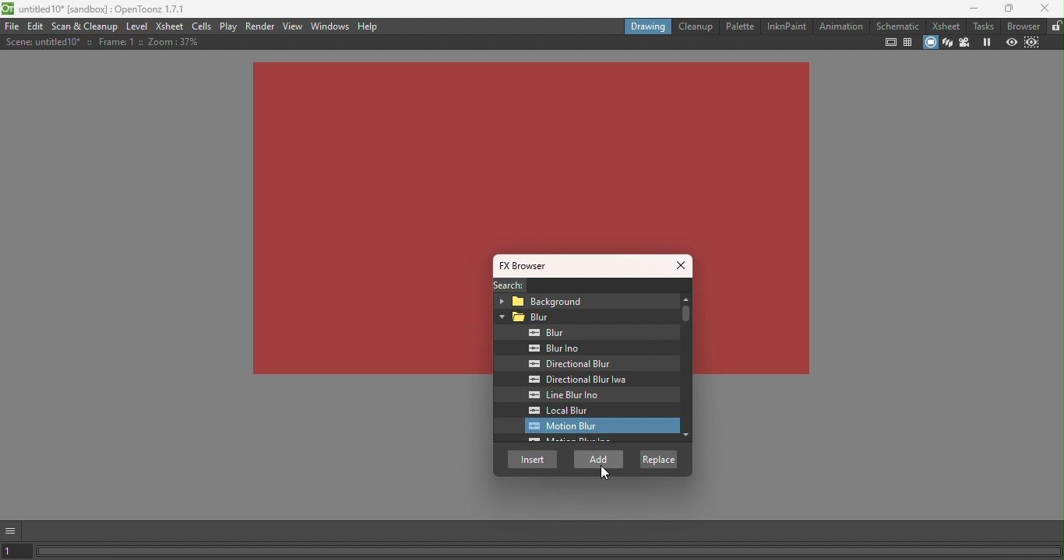 The image size is (1064, 560). I want to click on Insert, so click(533, 459).